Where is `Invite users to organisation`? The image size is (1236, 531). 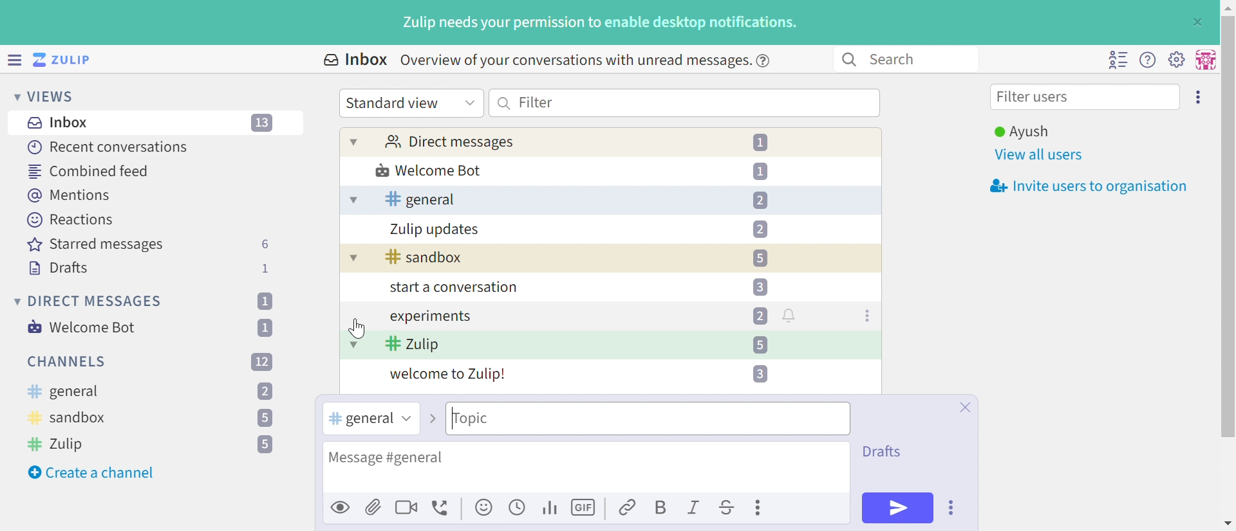
Invite users to organisation is located at coordinates (1085, 187).